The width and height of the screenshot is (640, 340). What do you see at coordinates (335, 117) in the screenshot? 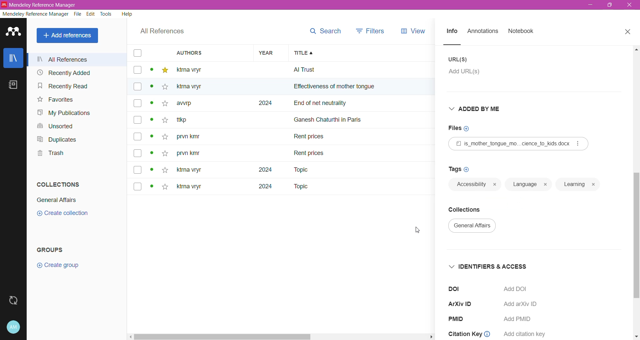
I see `ganesh chaturthi in paris ` at bounding box center [335, 117].